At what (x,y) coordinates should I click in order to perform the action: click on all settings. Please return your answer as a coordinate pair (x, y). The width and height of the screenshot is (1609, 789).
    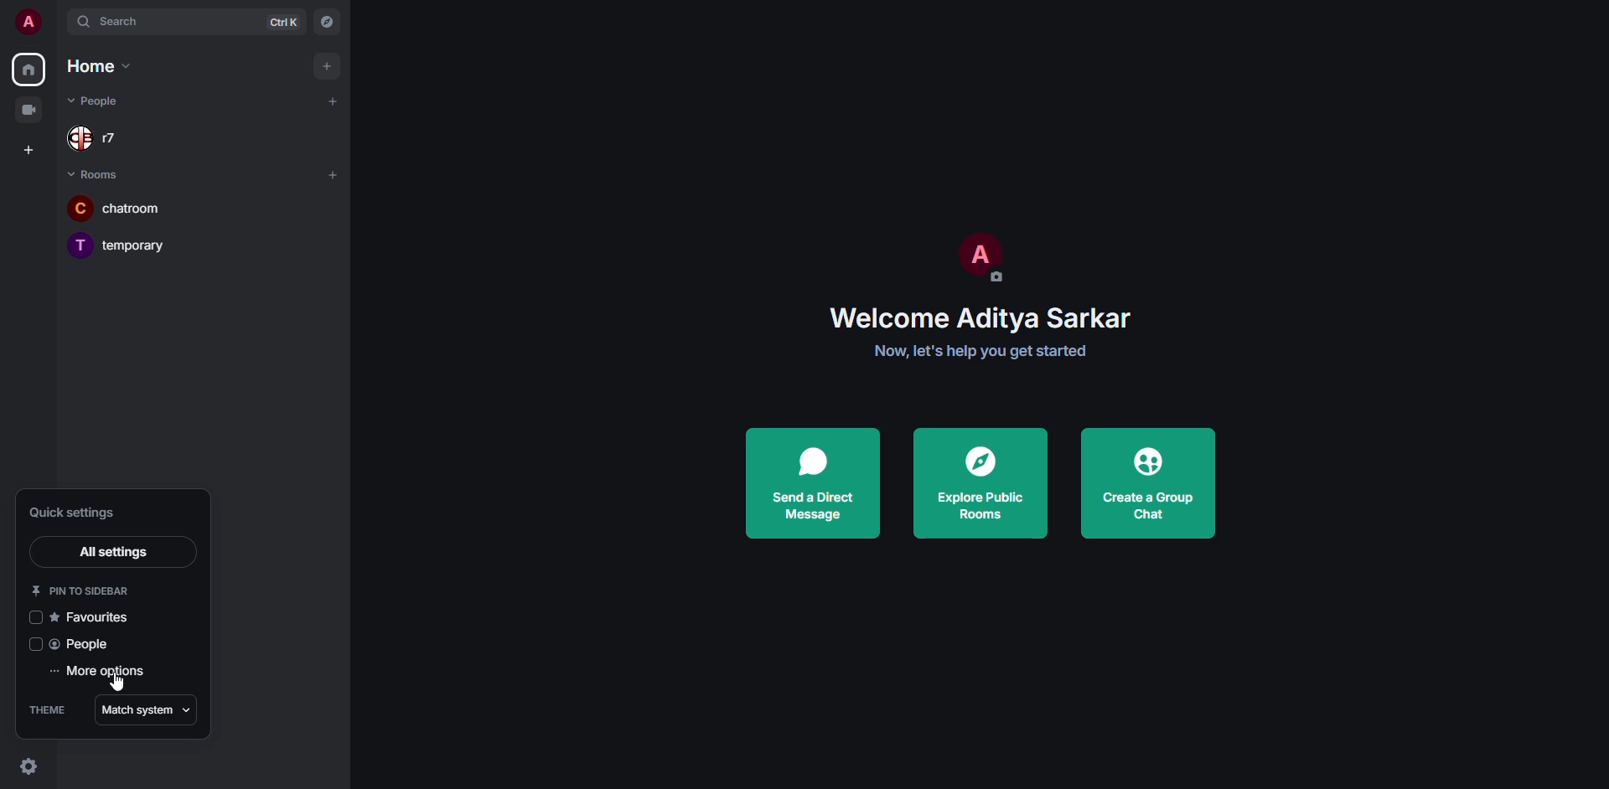
    Looking at the image, I should click on (111, 550).